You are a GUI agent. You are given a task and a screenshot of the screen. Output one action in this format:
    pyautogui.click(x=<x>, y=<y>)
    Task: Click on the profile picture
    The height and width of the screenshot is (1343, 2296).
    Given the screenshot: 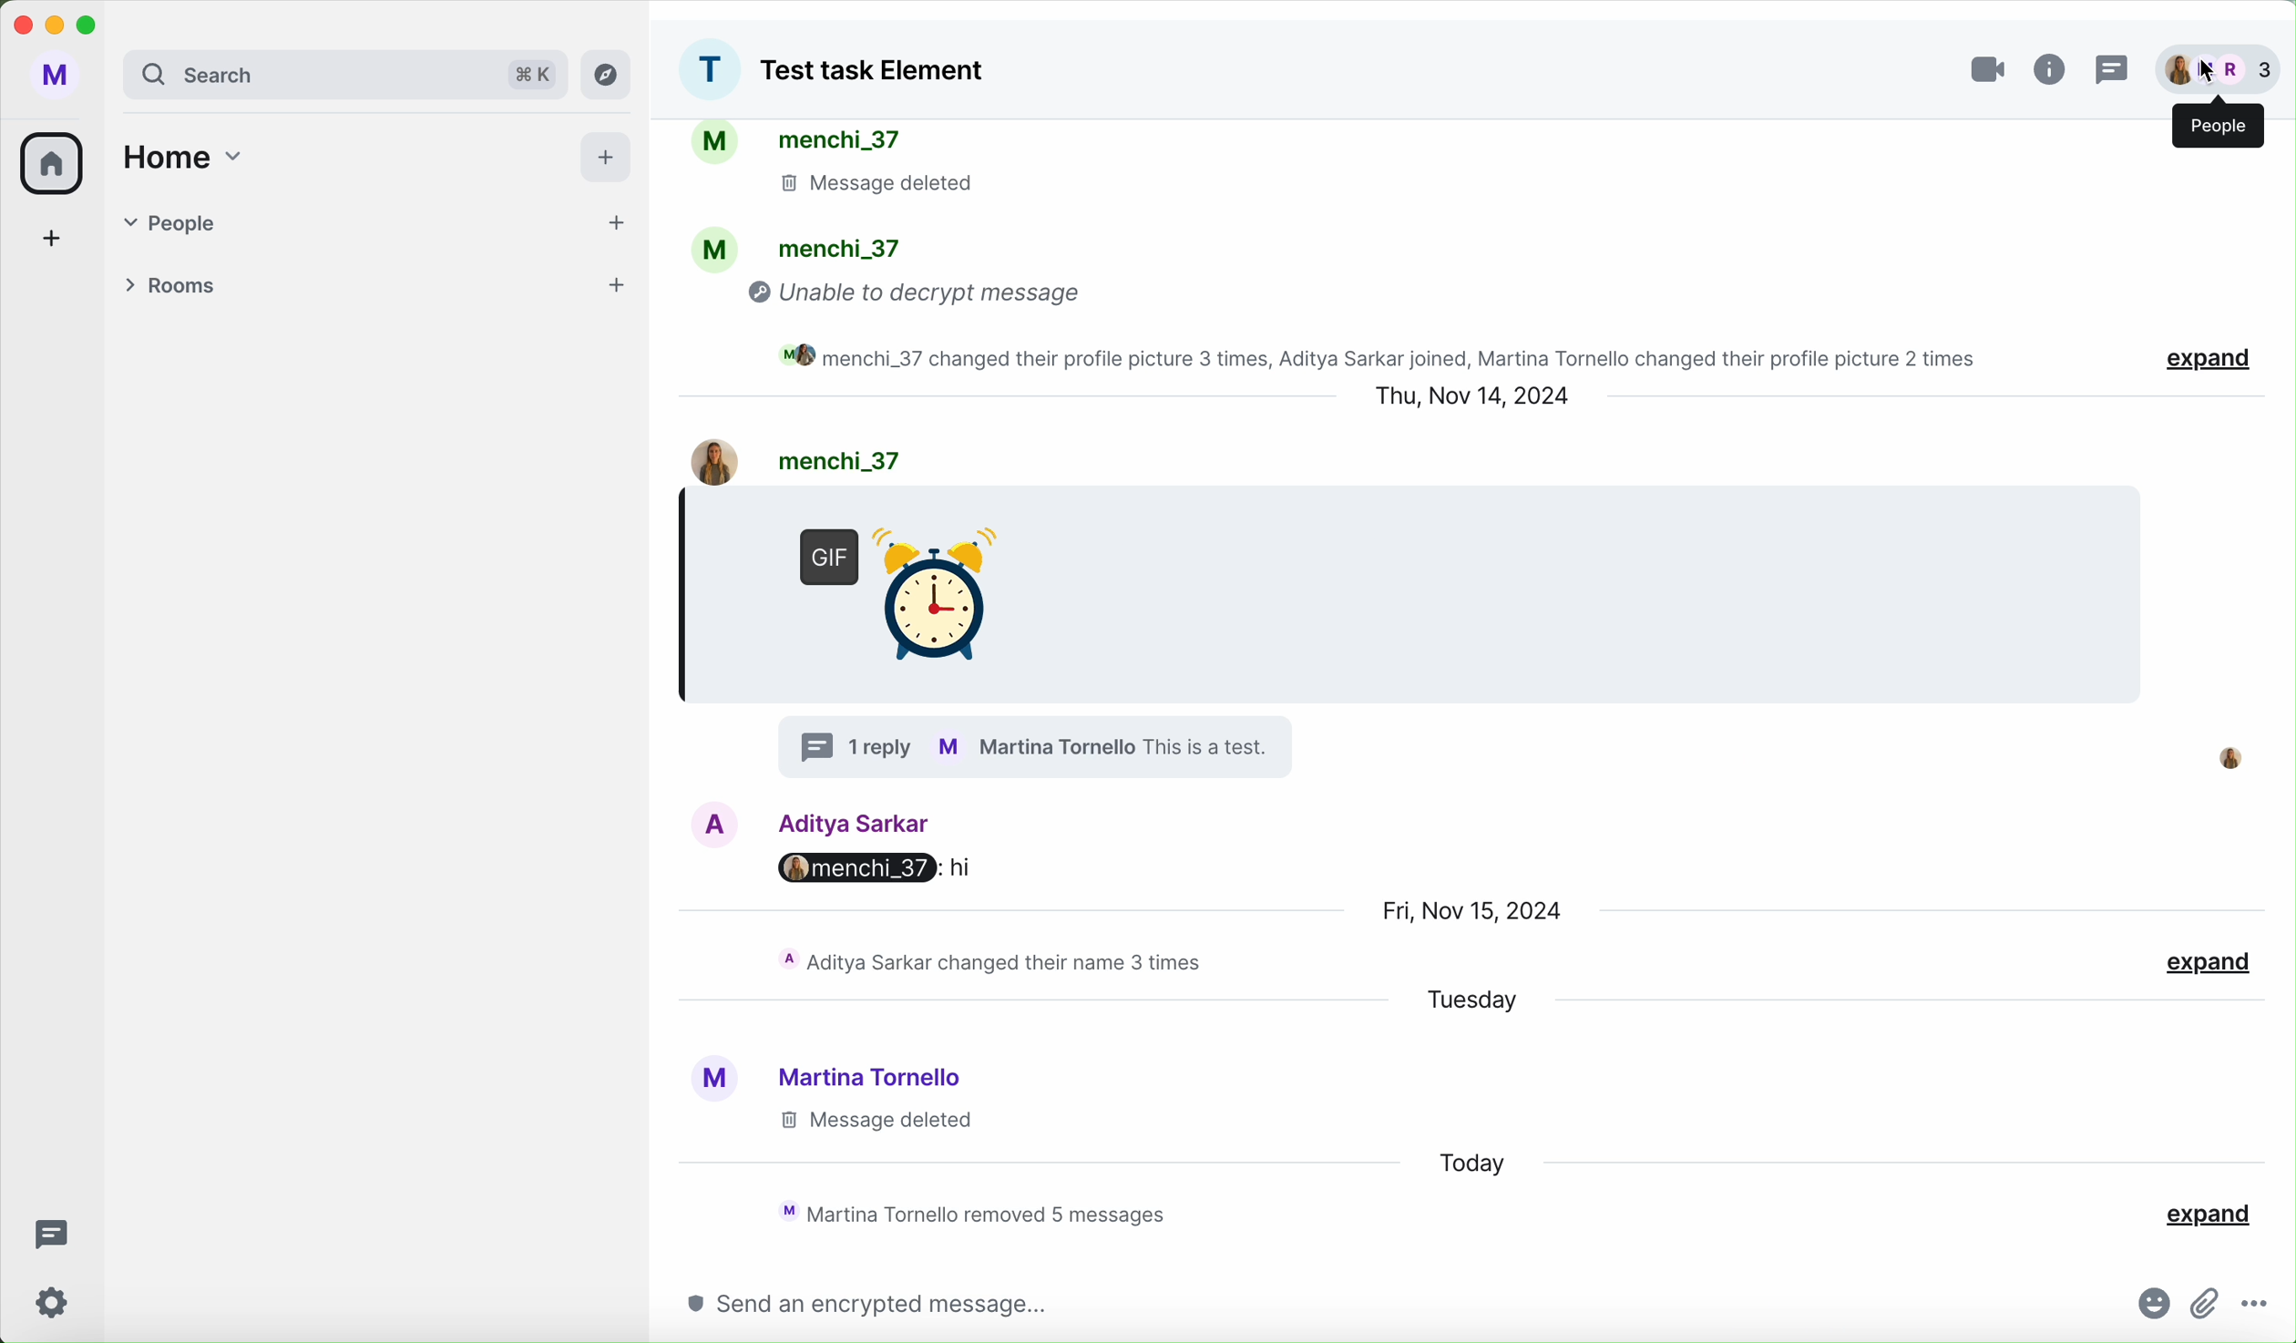 What is the action you would take?
    pyautogui.click(x=710, y=1082)
    